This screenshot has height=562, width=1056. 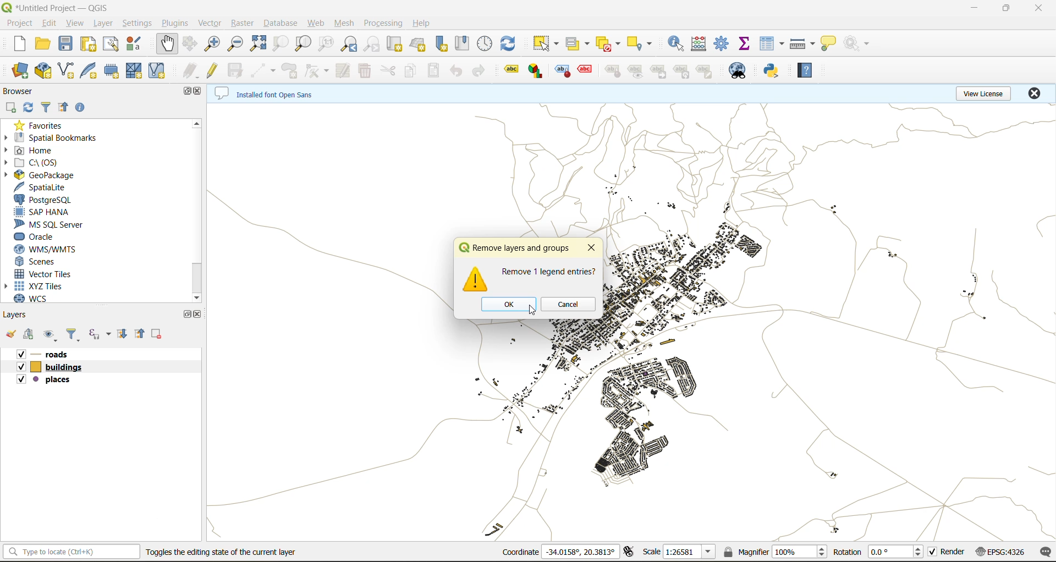 What do you see at coordinates (112, 45) in the screenshot?
I see `show layout` at bounding box center [112, 45].